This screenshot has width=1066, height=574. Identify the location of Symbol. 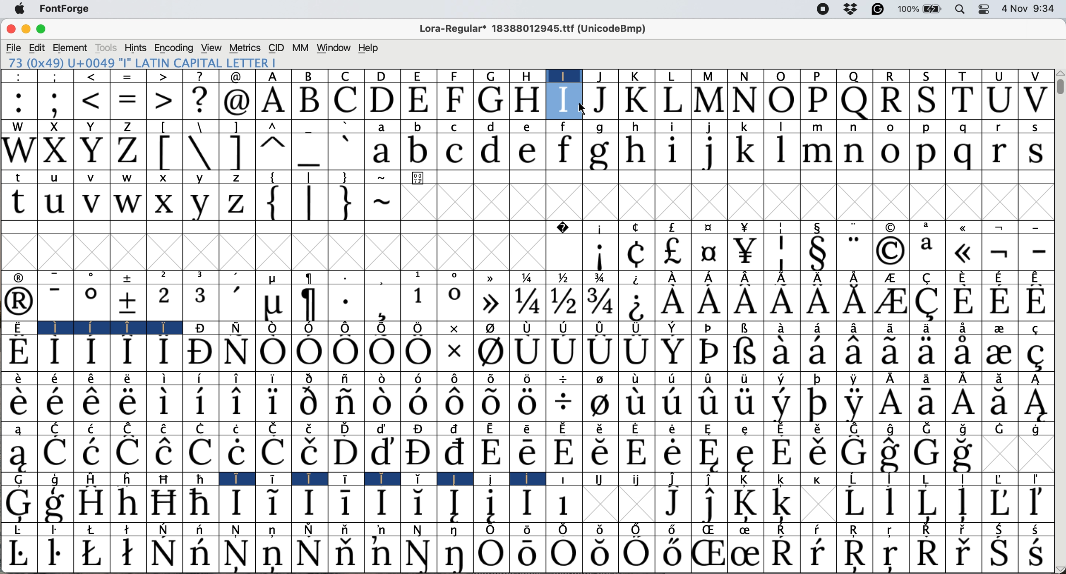
(161, 328).